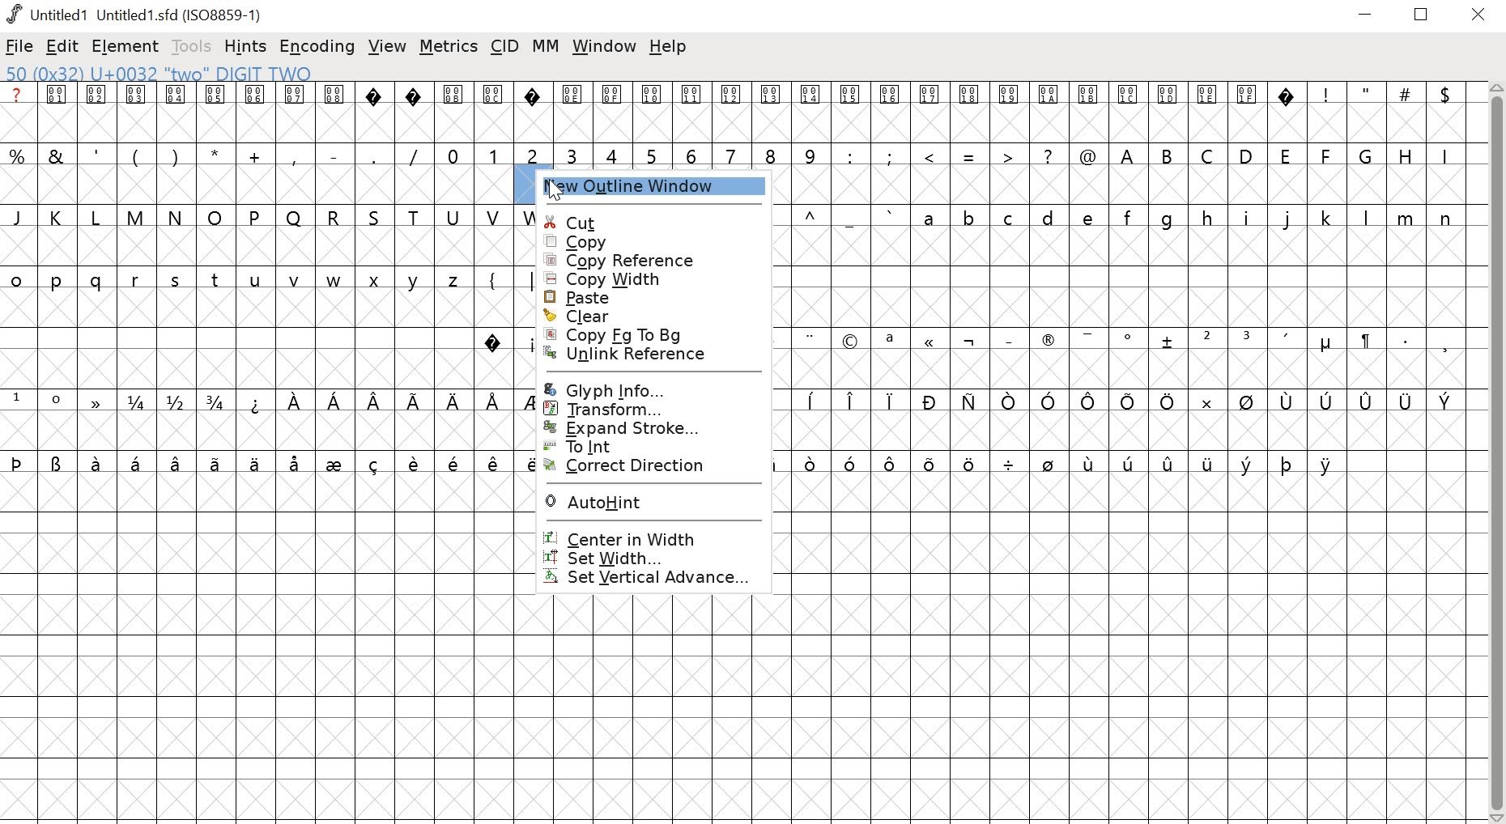  What do you see at coordinates (653, 260) in the screenshot?
I see `copy reference` at bounding box center [653, 260].